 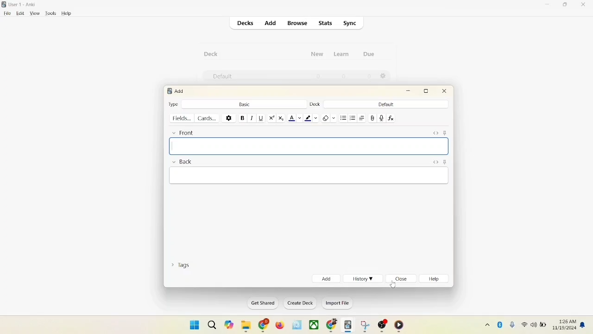 I want to click on sticky, so click(x=444, y=162).